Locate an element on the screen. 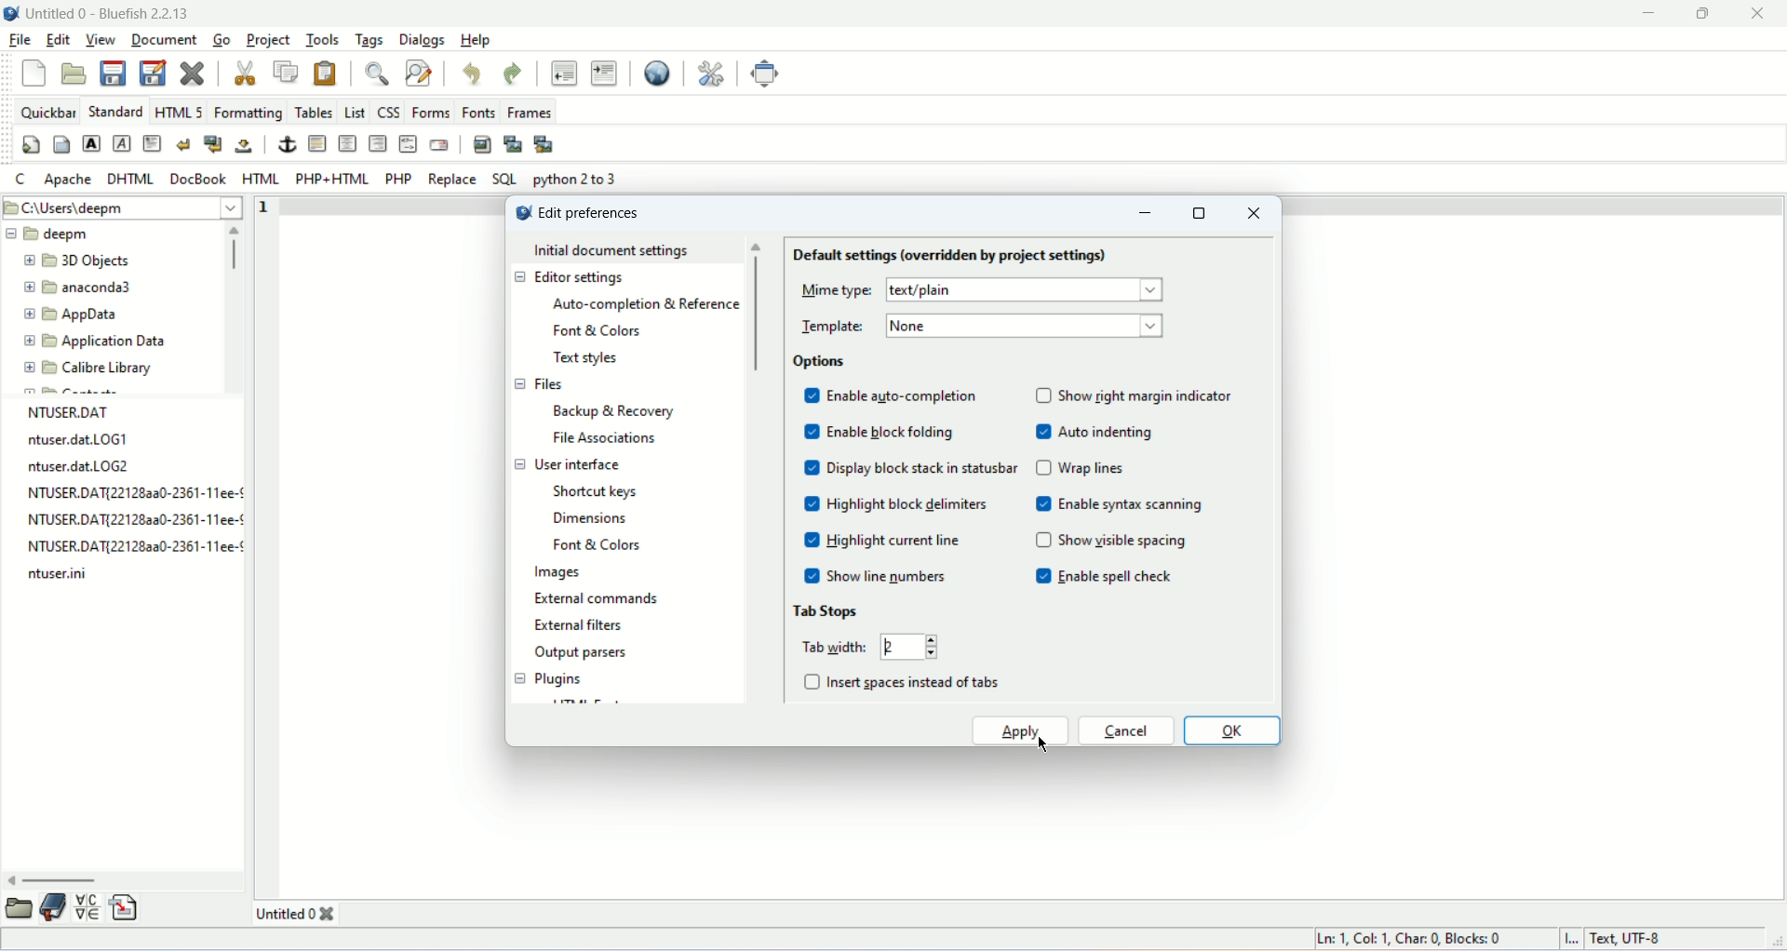 This screenshot has height=951, width=1787. new is located at coordinates (34, 74).